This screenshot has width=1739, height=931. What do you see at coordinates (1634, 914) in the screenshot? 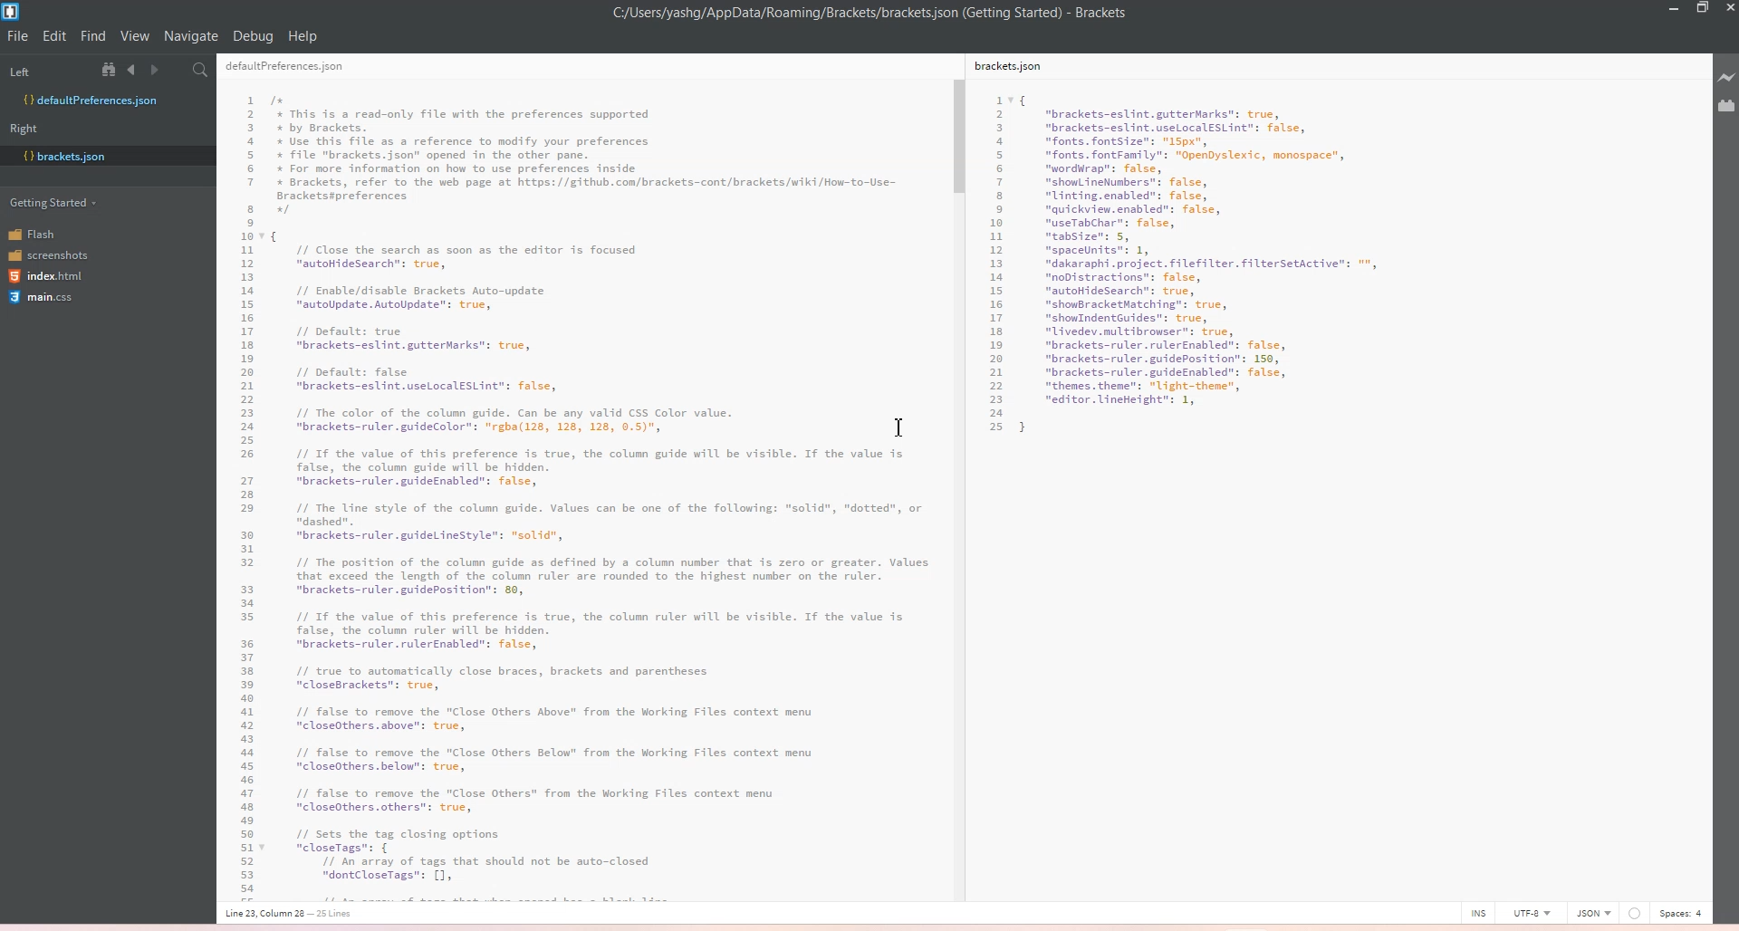
I see `No linter available` at bounding box center [1634, 914].